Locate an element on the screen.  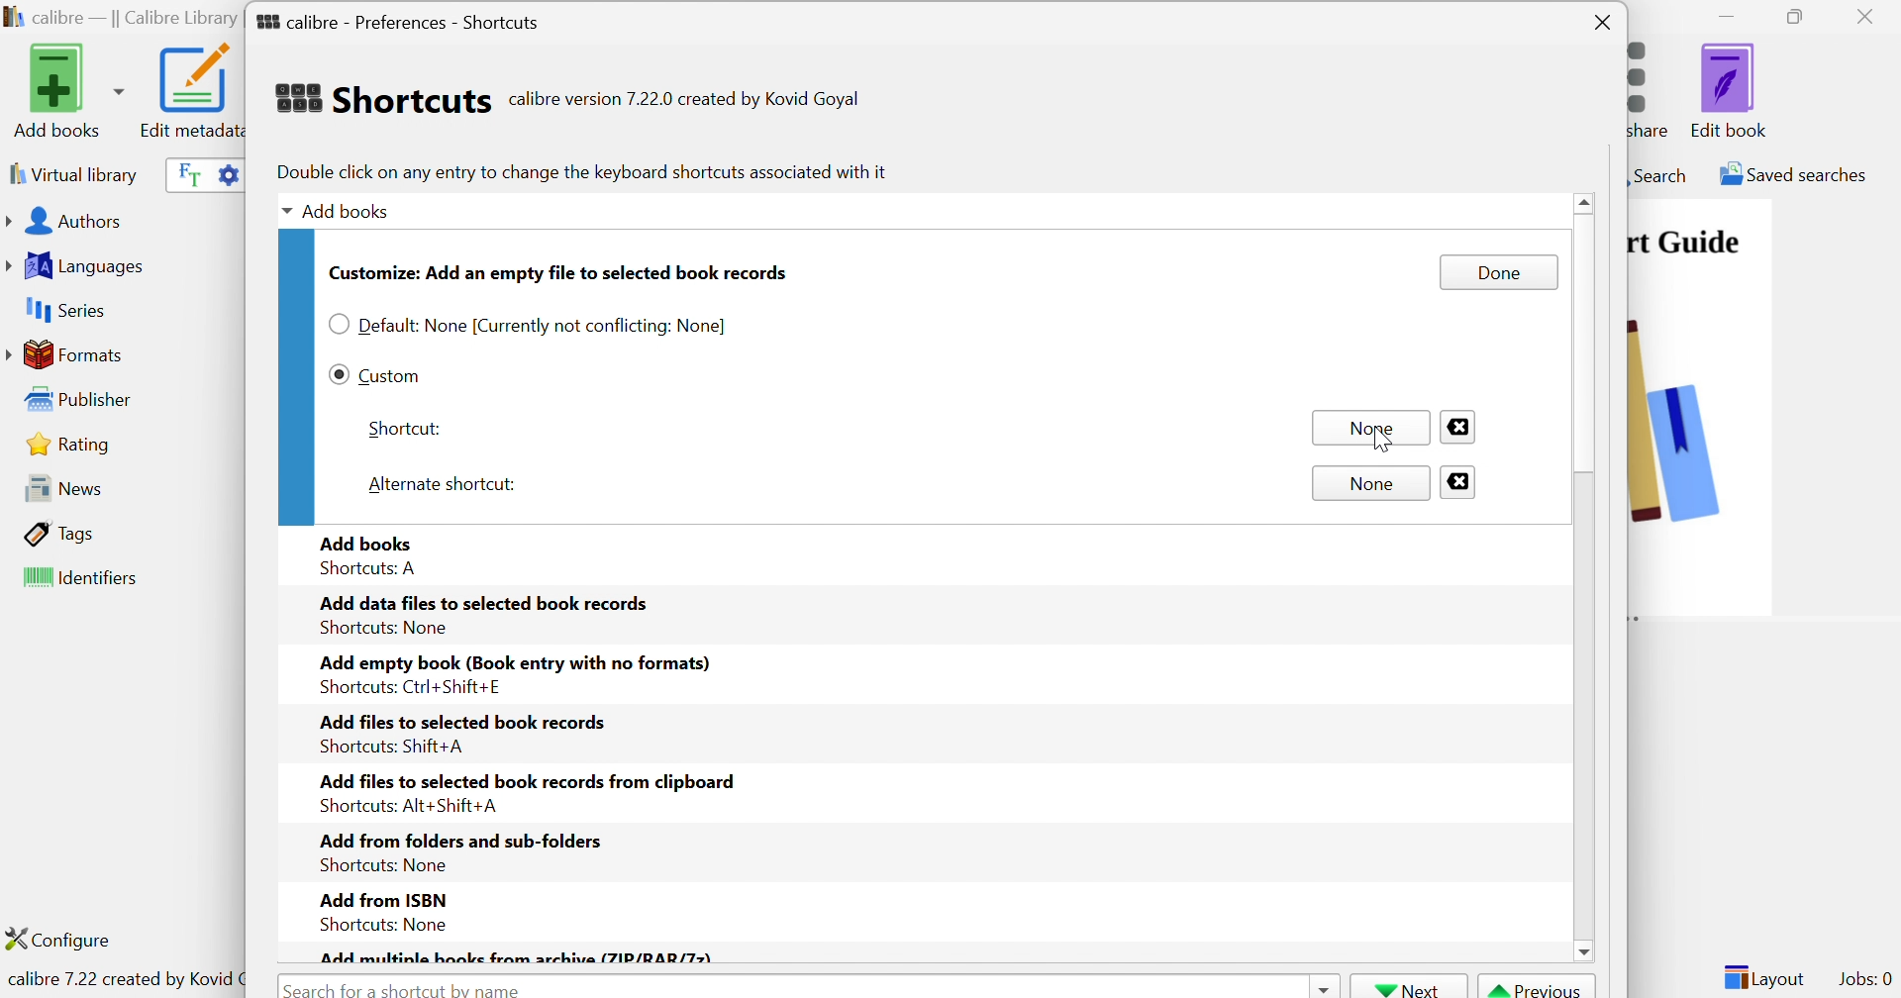
Search the full text of all books in the library, not just their metadata is located at coordinates (185, 173).